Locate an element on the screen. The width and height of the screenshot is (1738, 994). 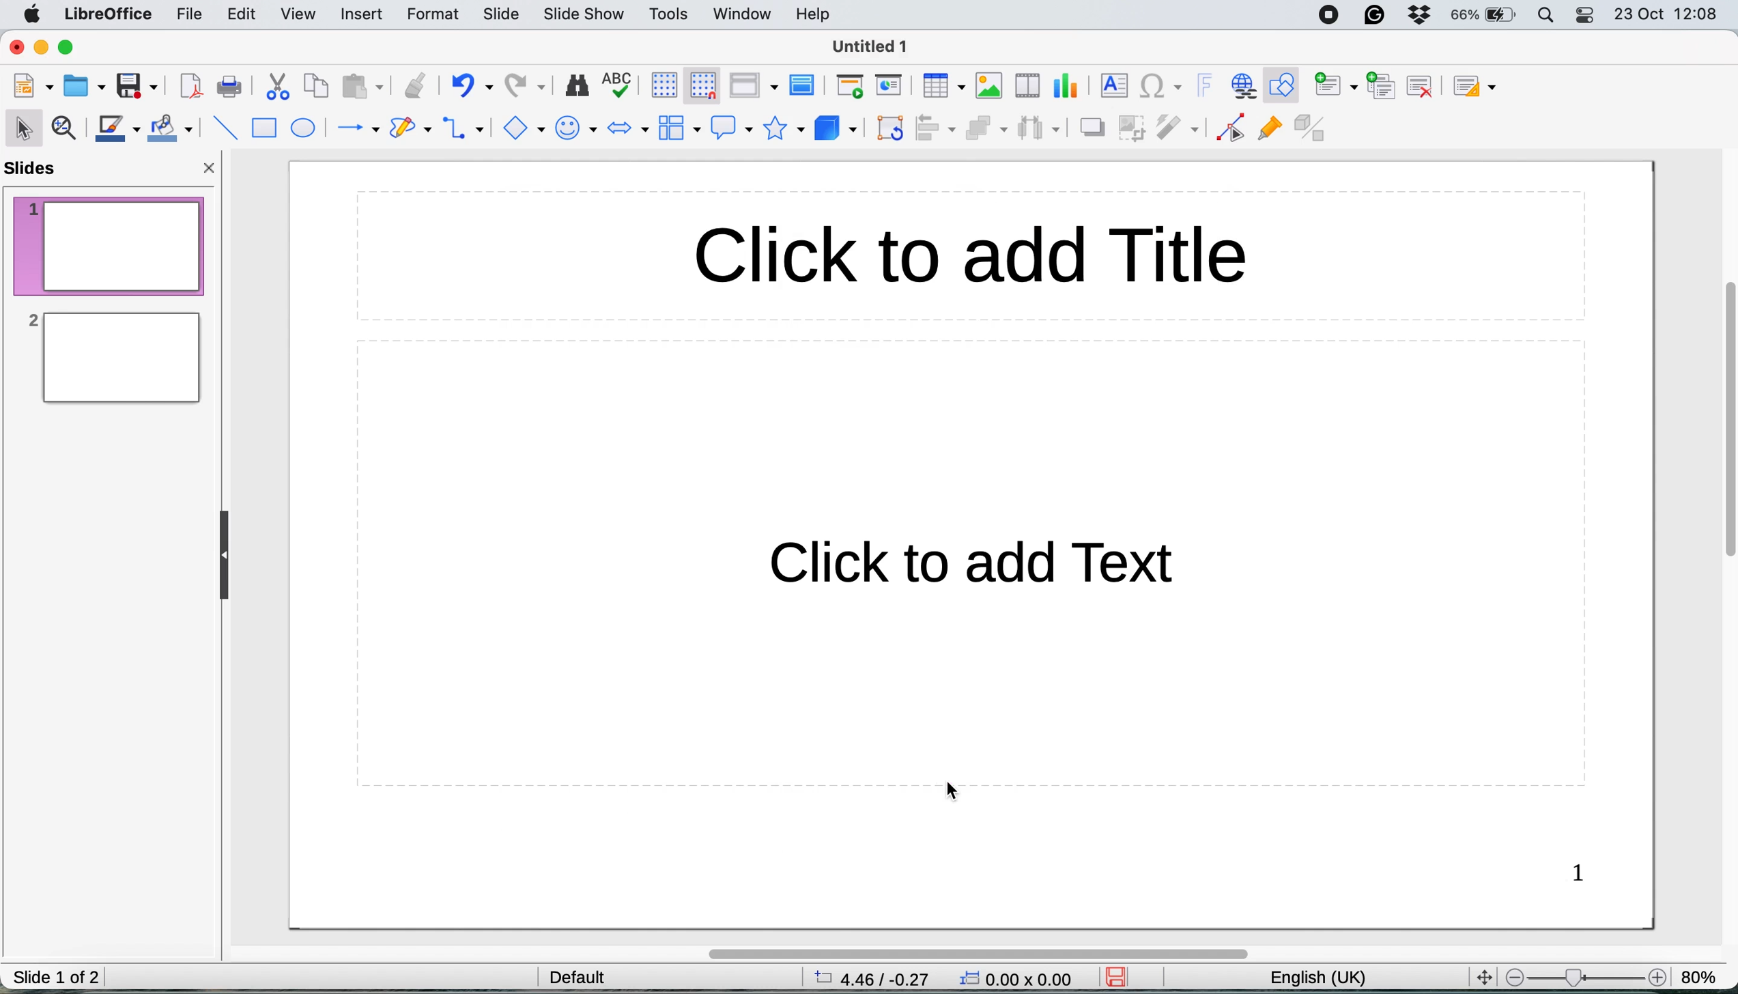
shadow is located at coordinates (1091, 128).